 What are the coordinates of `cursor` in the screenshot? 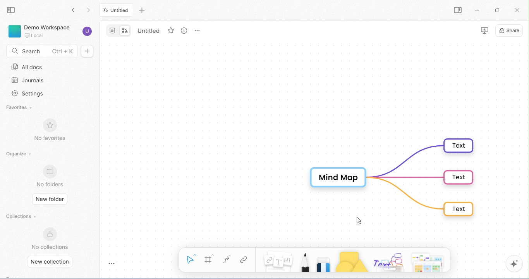 It's located at (360, 221).